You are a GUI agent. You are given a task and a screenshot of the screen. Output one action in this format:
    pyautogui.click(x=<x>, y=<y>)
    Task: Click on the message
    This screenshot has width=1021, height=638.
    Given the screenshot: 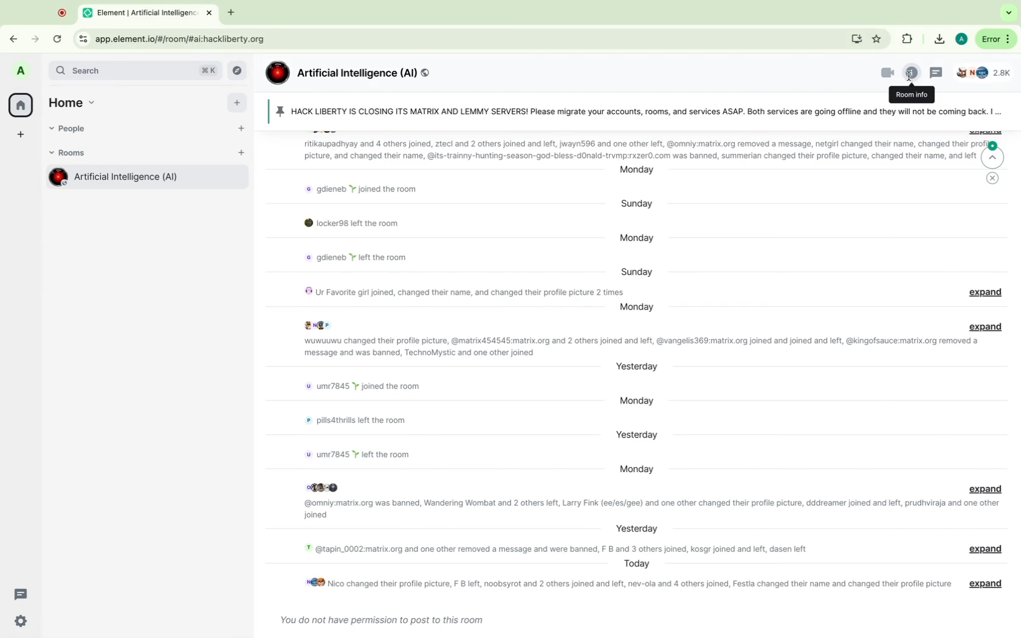 What is the action you would take?
    pyautogui.click(x=351, y=223)
    